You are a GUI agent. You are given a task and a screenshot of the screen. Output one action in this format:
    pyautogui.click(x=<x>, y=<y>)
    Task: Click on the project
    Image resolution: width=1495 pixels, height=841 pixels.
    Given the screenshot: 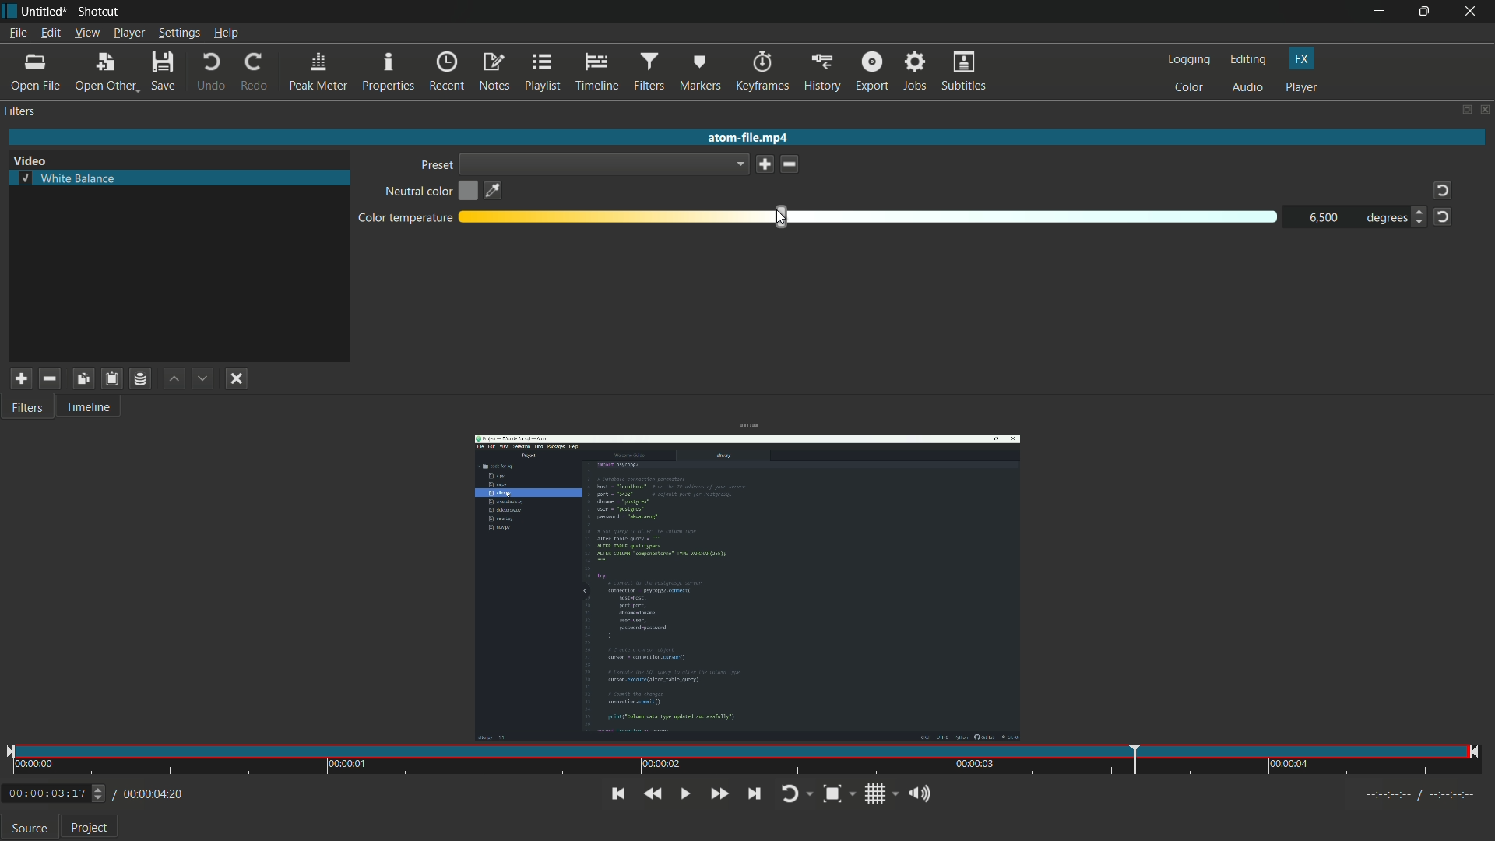 What is the action you would take?
    pyautogui.click(x=90, y=829)
    